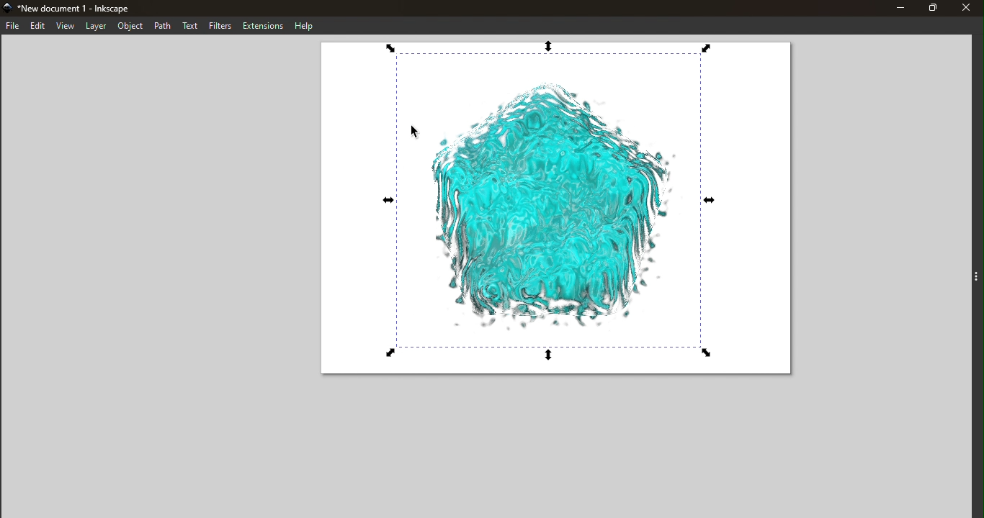  What do you see at coordinates (969, 7) in the screenshot?
I see `Close` at bounding box center [969, 7].